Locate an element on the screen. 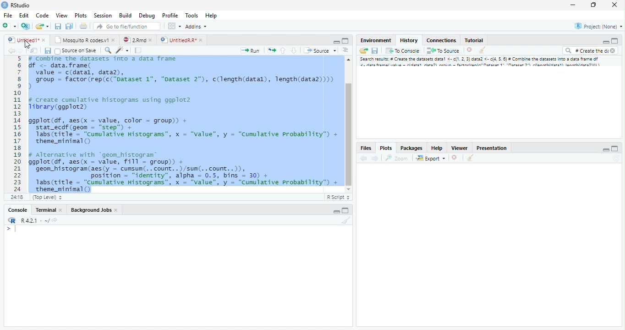 The width and height of the screenshot is (625, 330). R.4.2.1 is located at coordinates (30, 220).